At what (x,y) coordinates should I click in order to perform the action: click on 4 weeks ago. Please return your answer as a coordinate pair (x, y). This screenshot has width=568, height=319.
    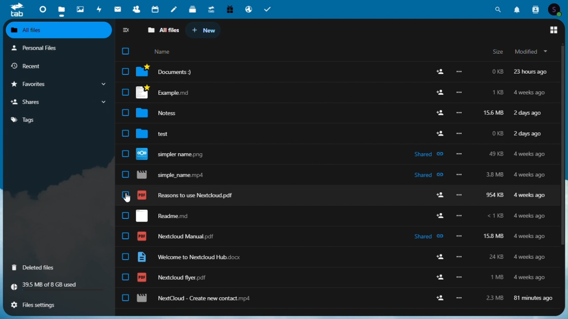
    Looking at the image, I should click on (529, 276).